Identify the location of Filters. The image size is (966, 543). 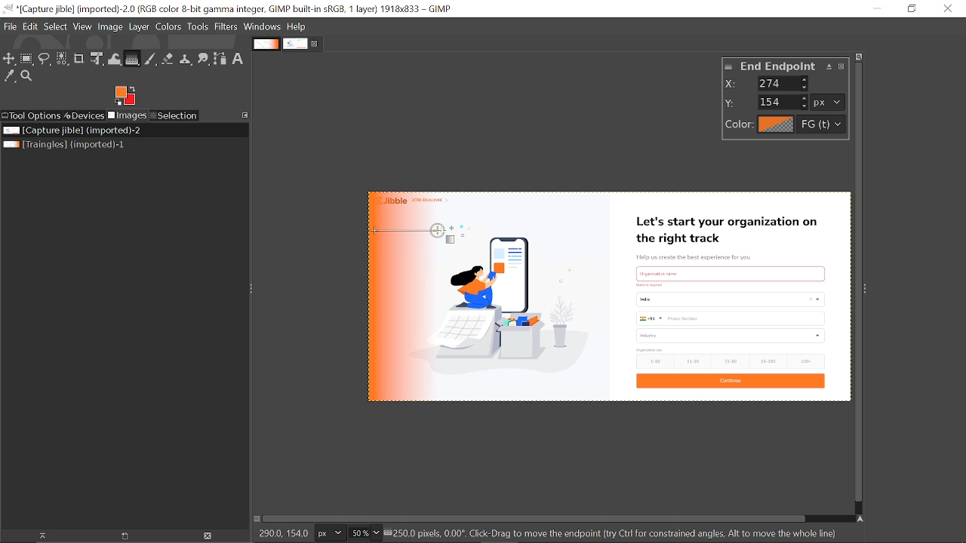
(228, 26).